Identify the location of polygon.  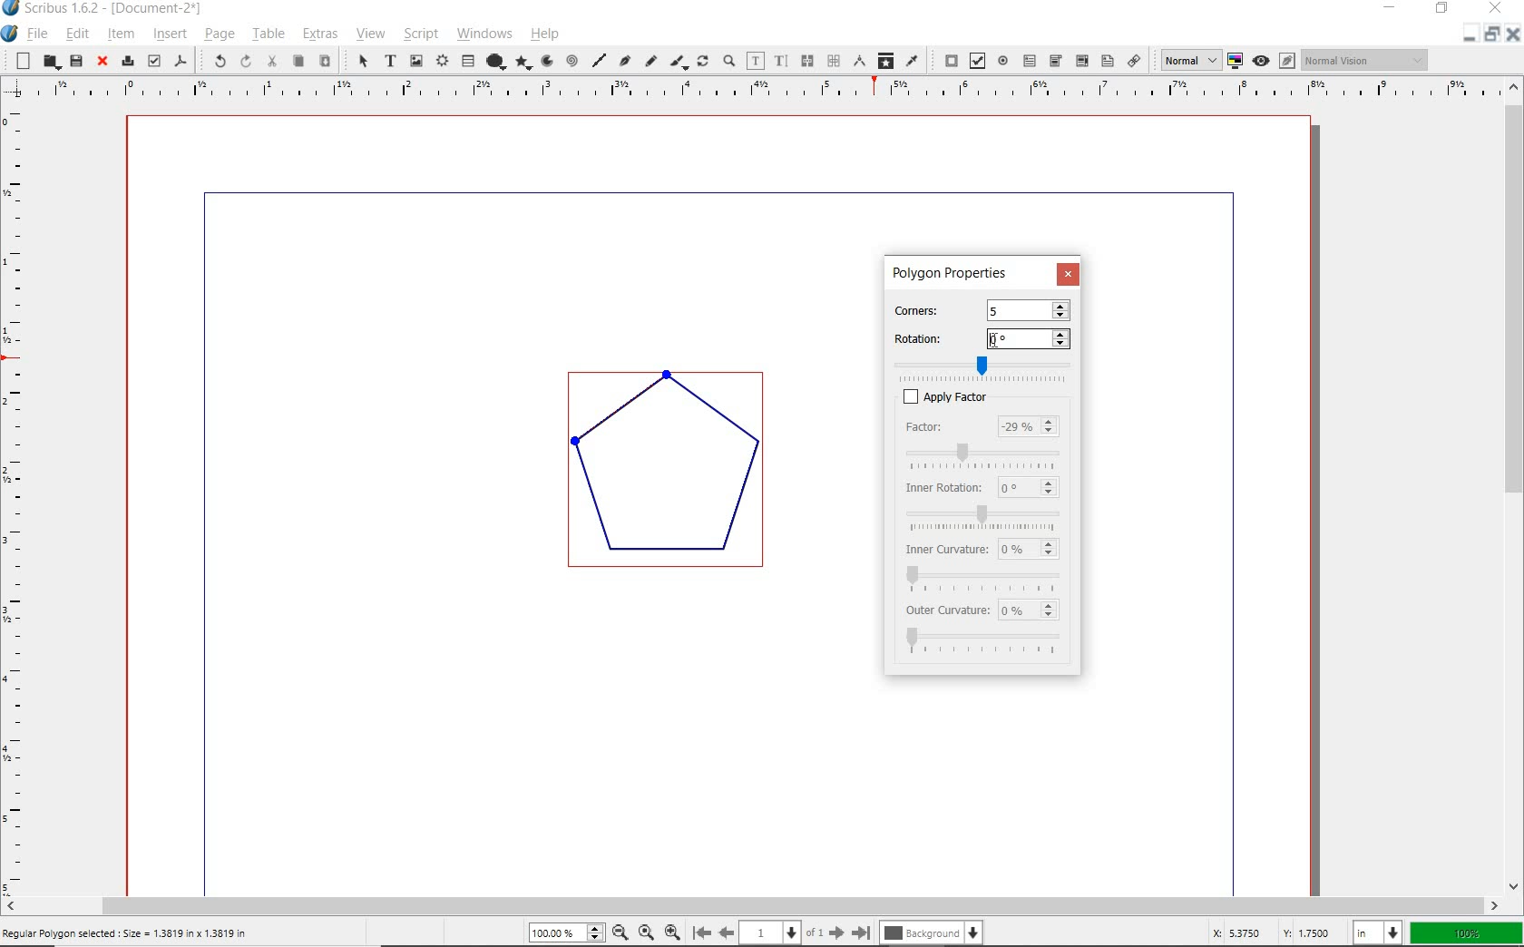
(525, 62).